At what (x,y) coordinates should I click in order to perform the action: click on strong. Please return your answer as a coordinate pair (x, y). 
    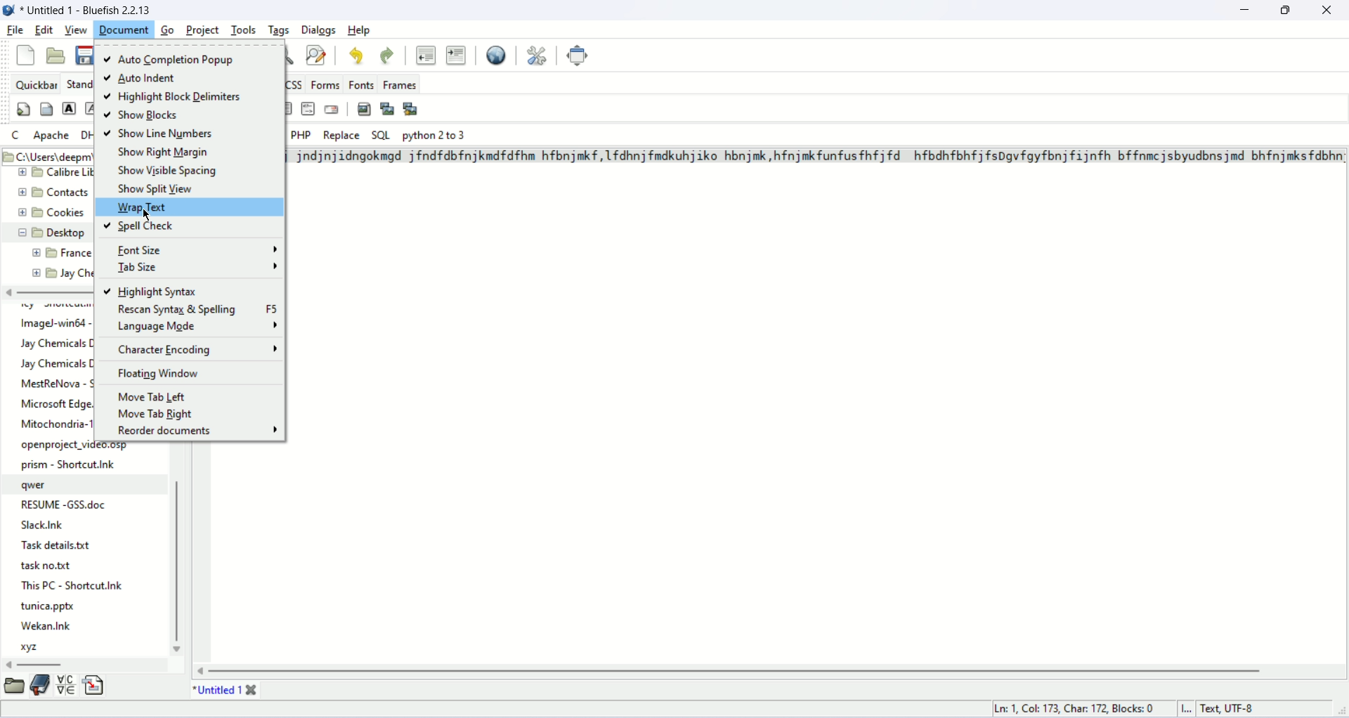
    Looking at the image, I should click on (69, 108).